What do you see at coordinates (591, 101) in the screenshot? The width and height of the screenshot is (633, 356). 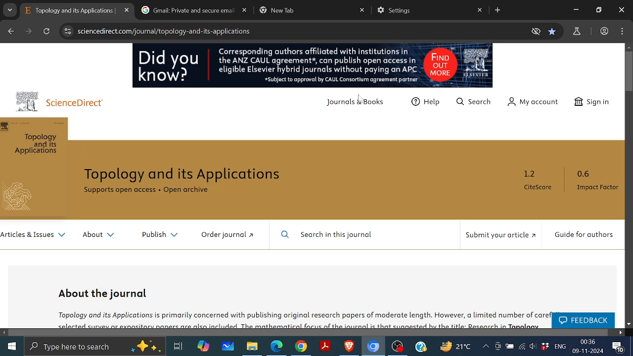 I see `Sign in` at bounding box center [591, 101].